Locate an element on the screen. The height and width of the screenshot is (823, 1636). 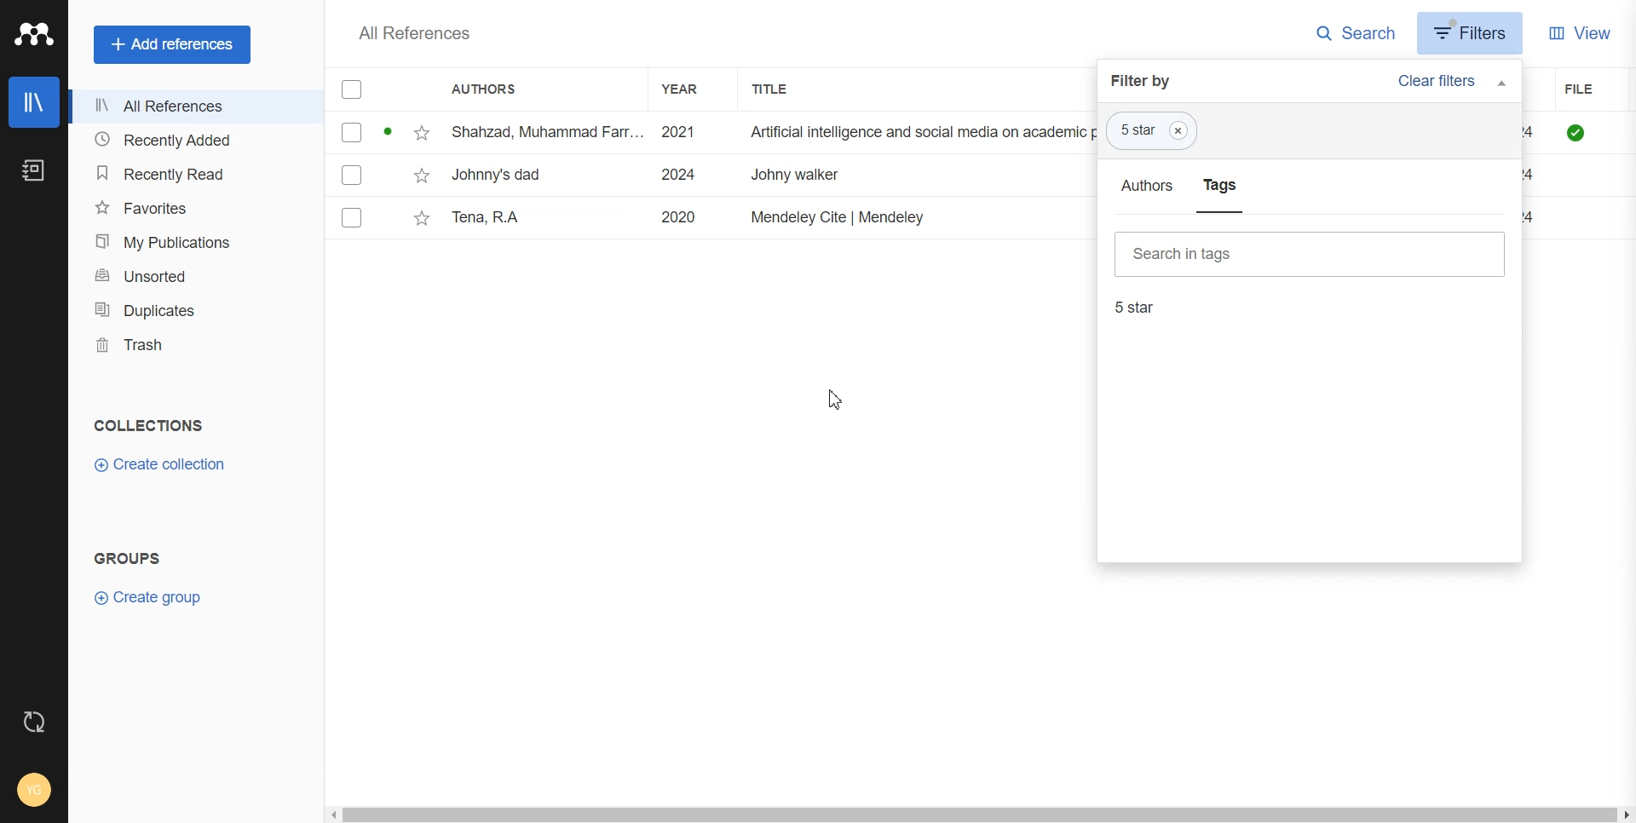
Account is located at coordinates (34, 791).